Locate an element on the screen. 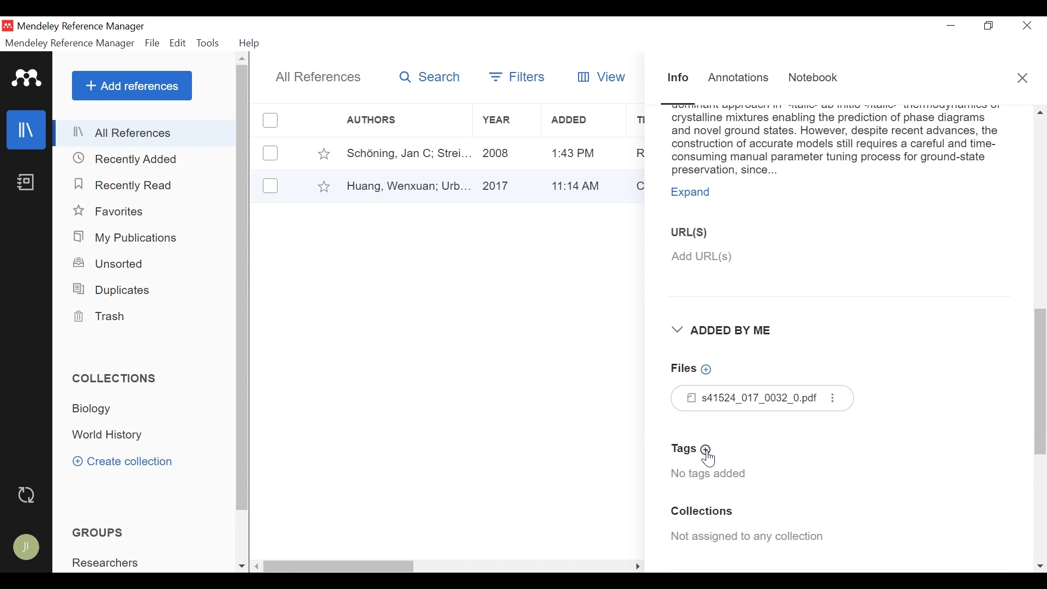 Image resolution: width=1047 pixels, height=589 pixels. Scroll down is located at coordinates (1040, 567).